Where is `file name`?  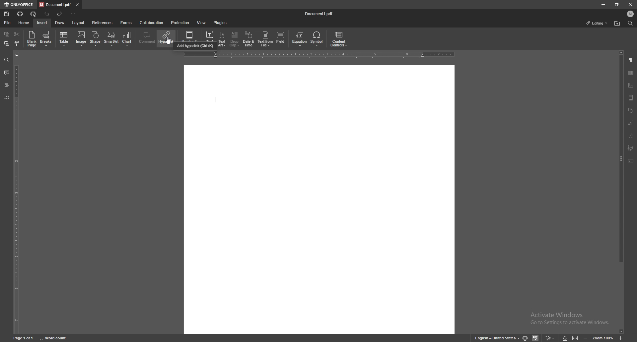
file name is located at coordinates (319, 14).